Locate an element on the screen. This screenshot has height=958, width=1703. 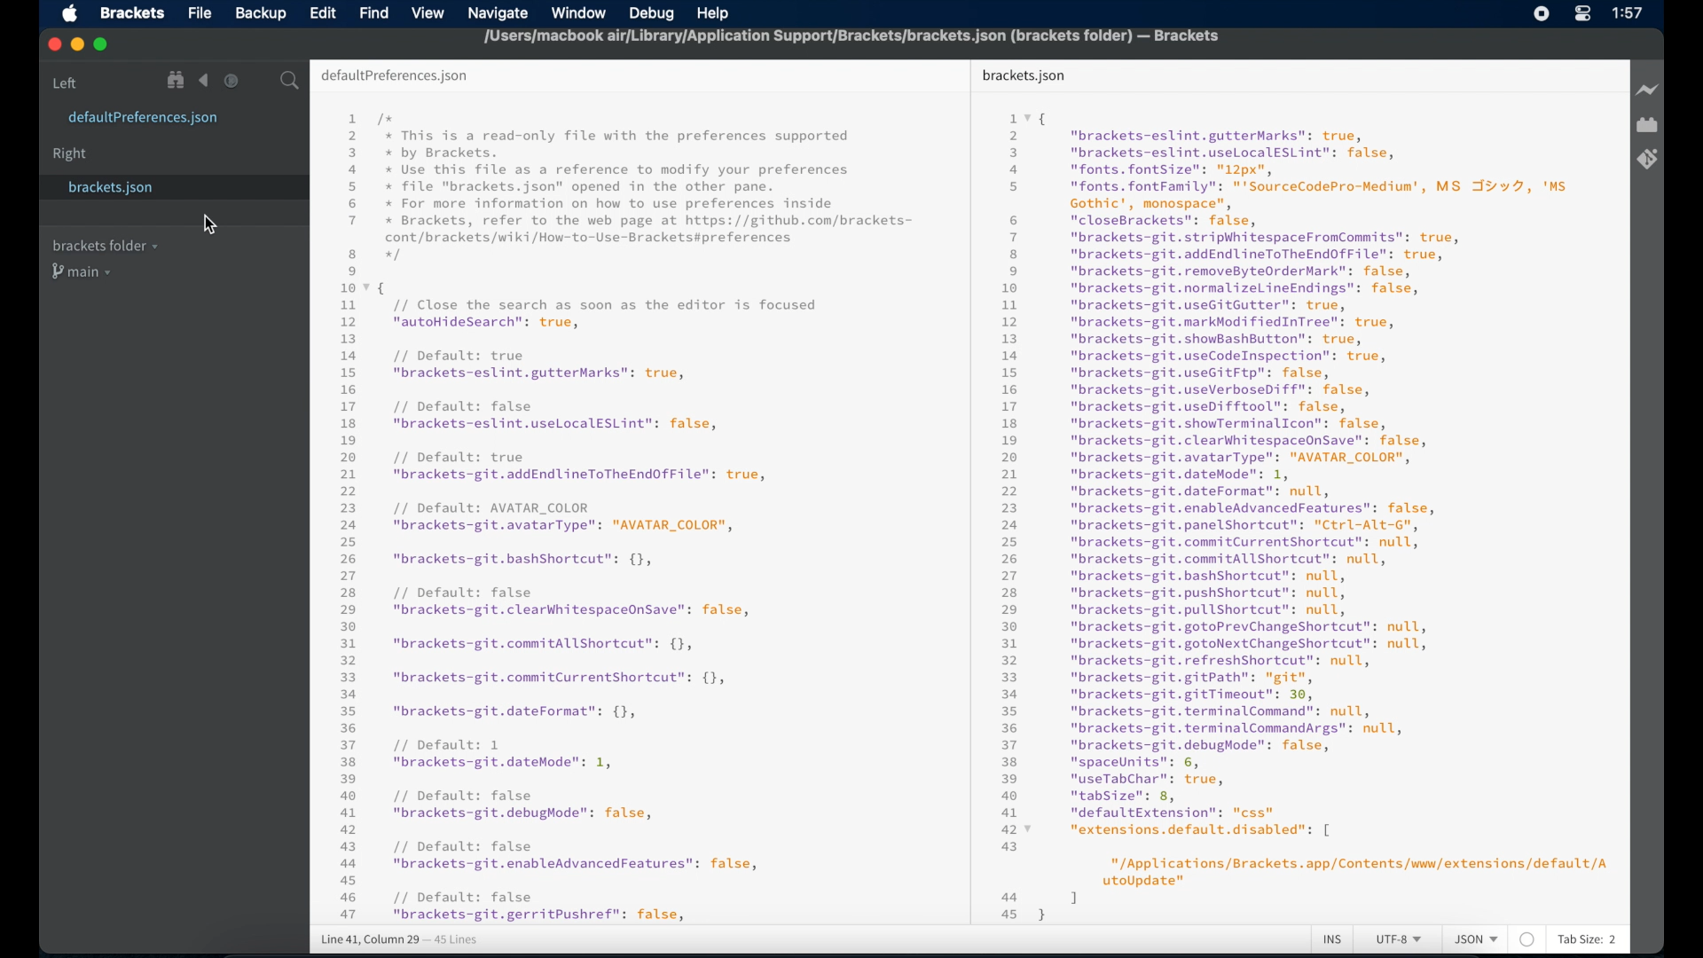
brackets folder is located at coordinates (105, 245).